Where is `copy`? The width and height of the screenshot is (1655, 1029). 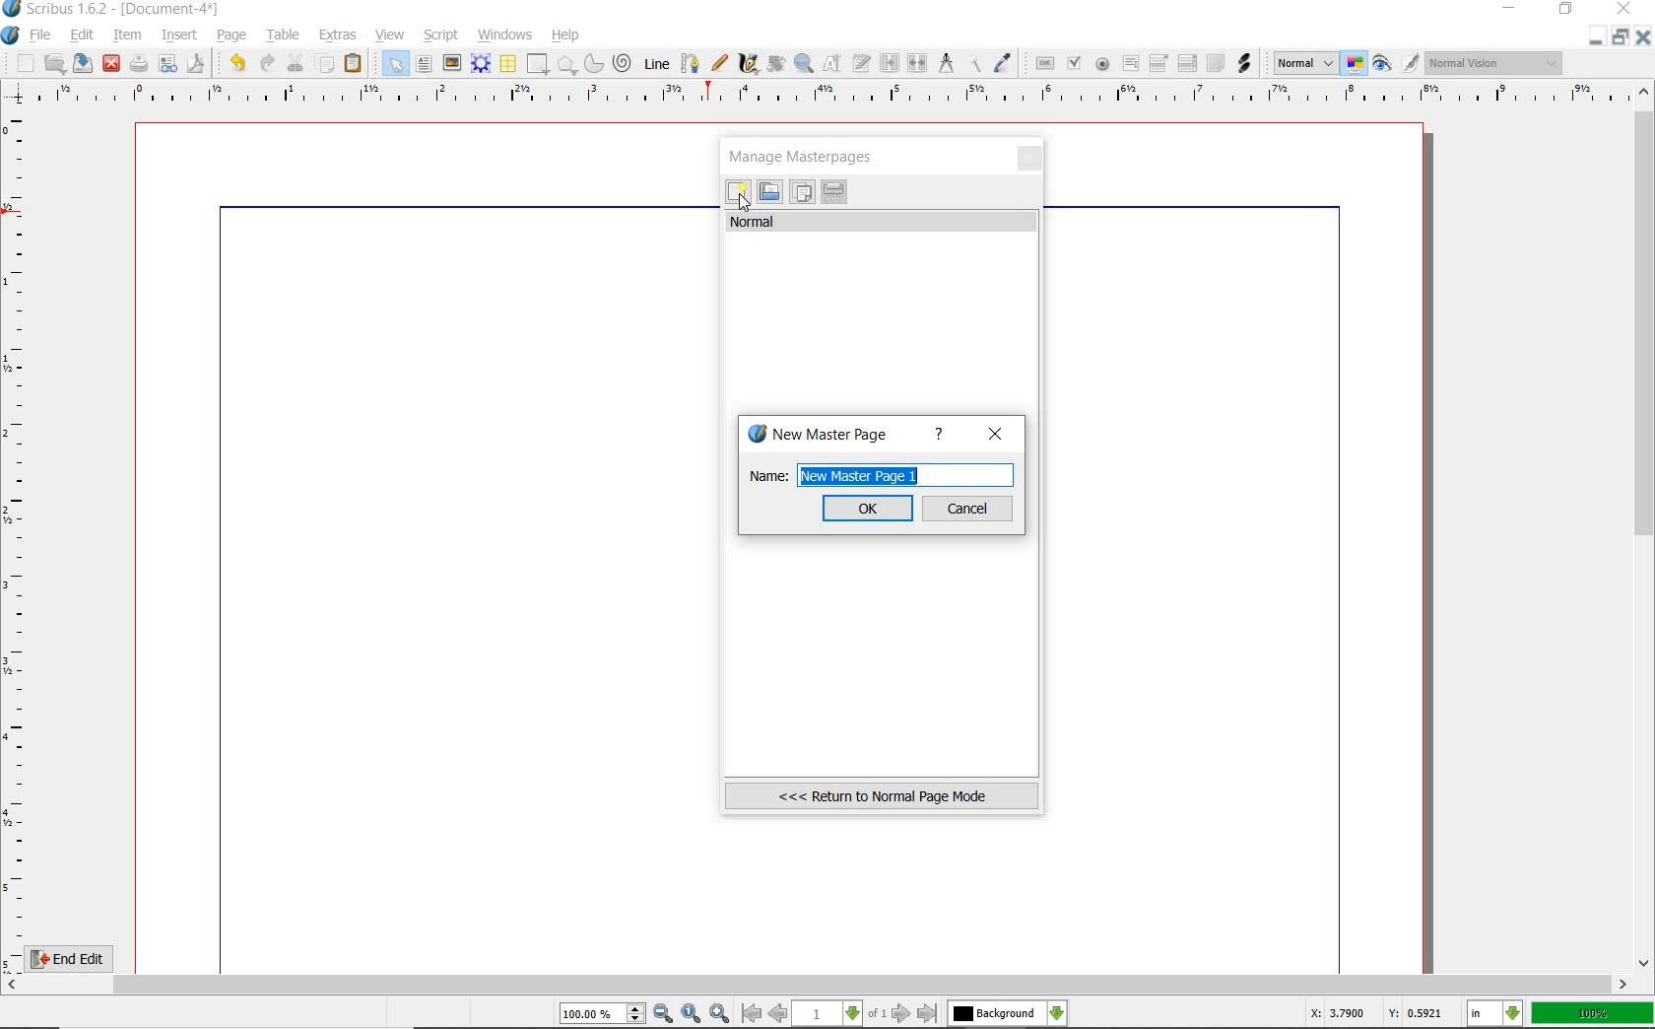 copy is located at coordinates (325, 62).